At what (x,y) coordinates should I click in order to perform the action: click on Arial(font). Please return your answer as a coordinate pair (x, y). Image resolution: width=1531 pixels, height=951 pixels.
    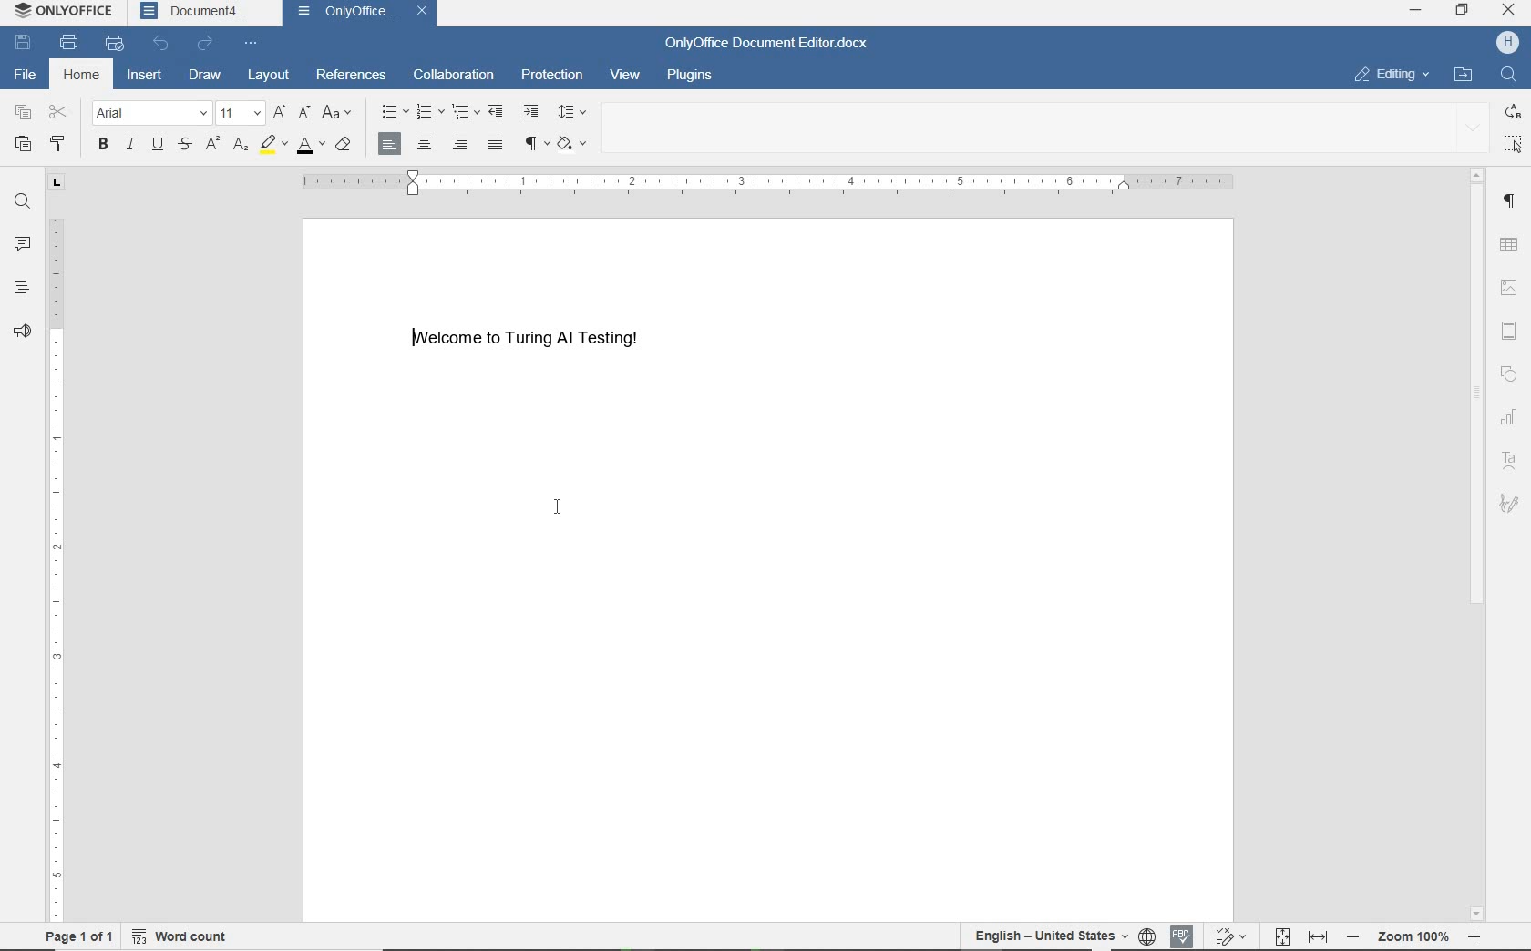
    Looking at the image, I should click on (151, 113).